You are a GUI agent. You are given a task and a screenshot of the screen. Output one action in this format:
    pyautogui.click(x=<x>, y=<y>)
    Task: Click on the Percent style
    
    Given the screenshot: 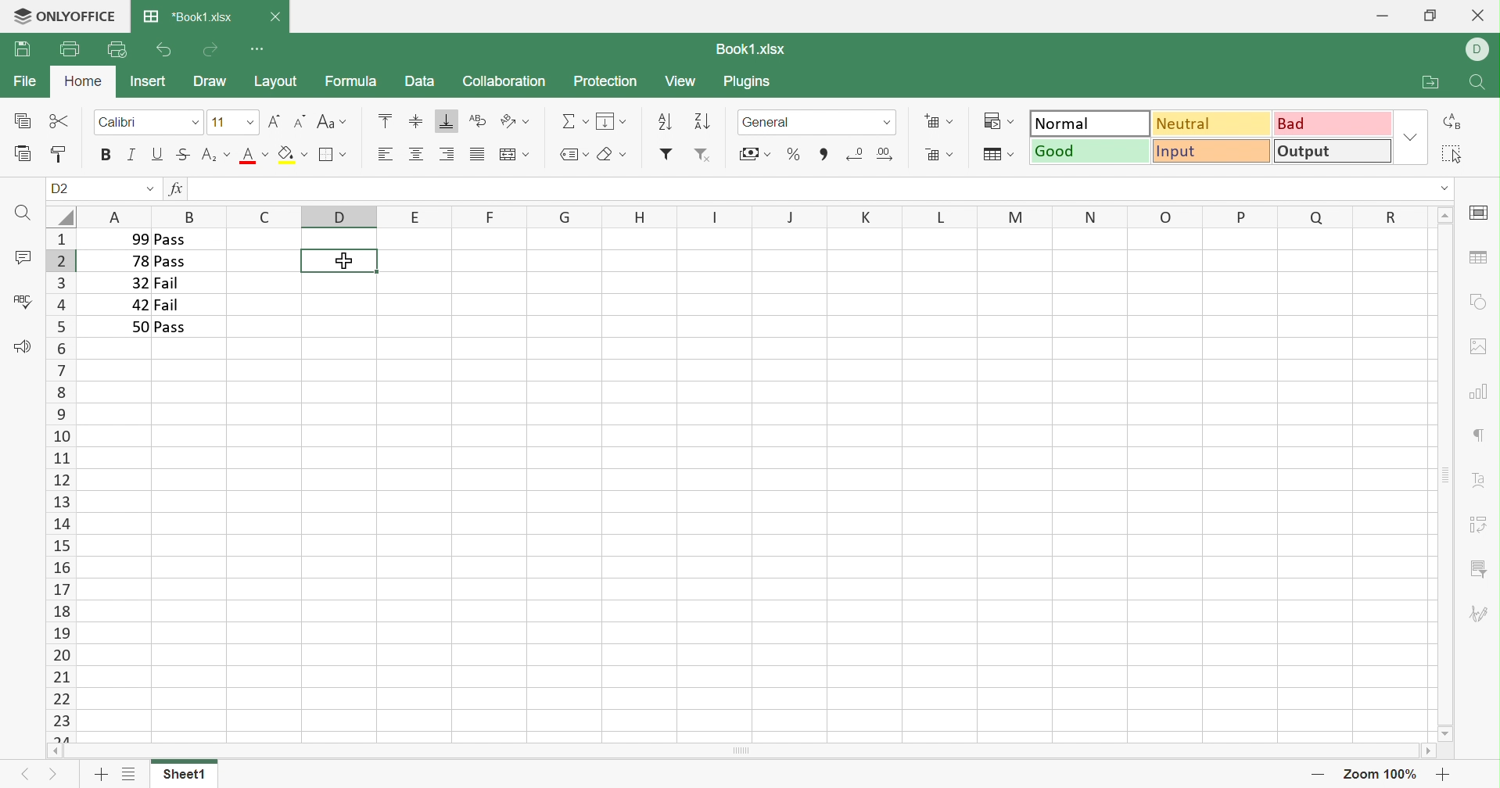 What is the action you would take?
    pyautogui.click(x=793, y=153)
    